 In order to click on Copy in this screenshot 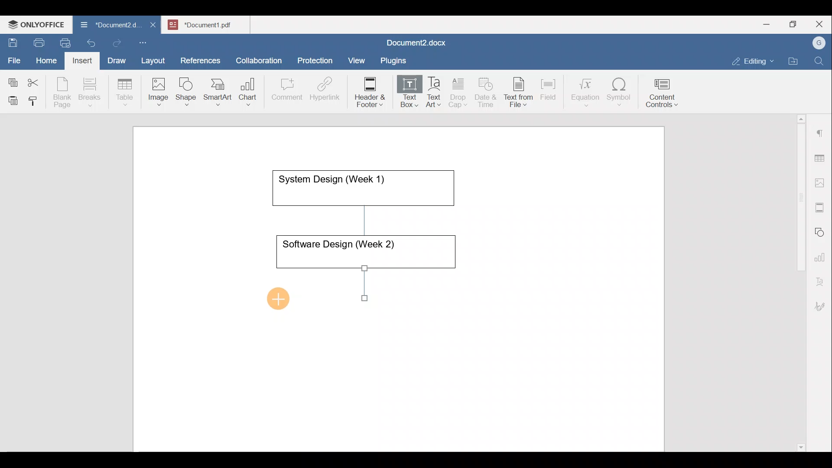, I will do `click(11, 80)`.